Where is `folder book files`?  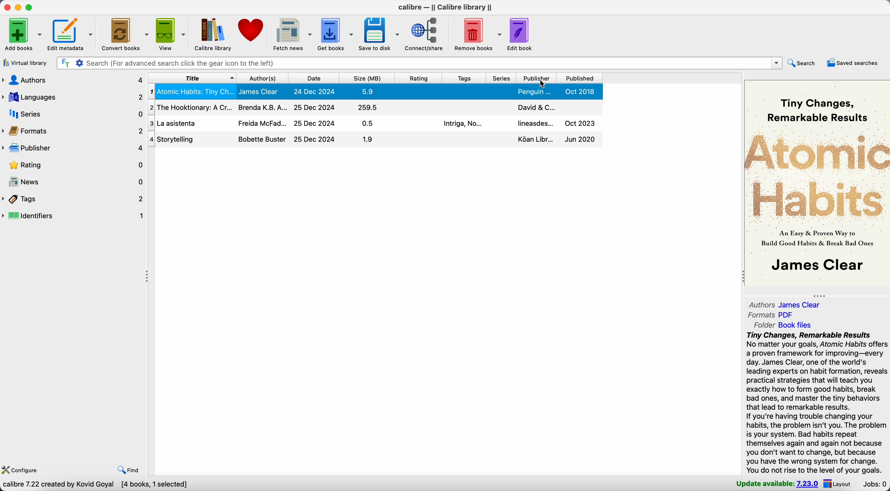
folder book files is located at coordinates (782, 325).